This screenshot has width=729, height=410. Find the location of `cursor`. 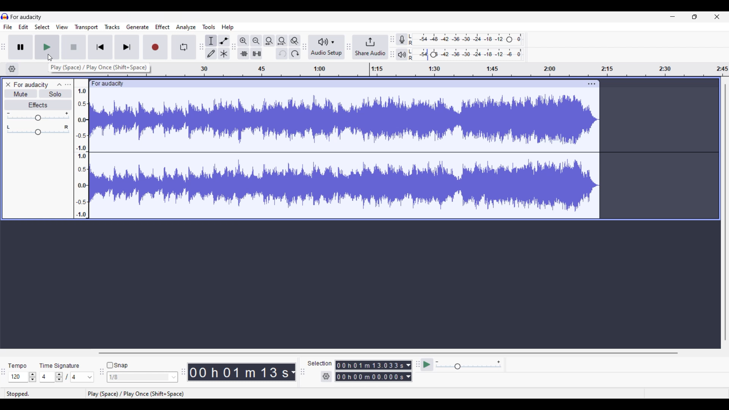

cursor is located at coordinates (51, 58).